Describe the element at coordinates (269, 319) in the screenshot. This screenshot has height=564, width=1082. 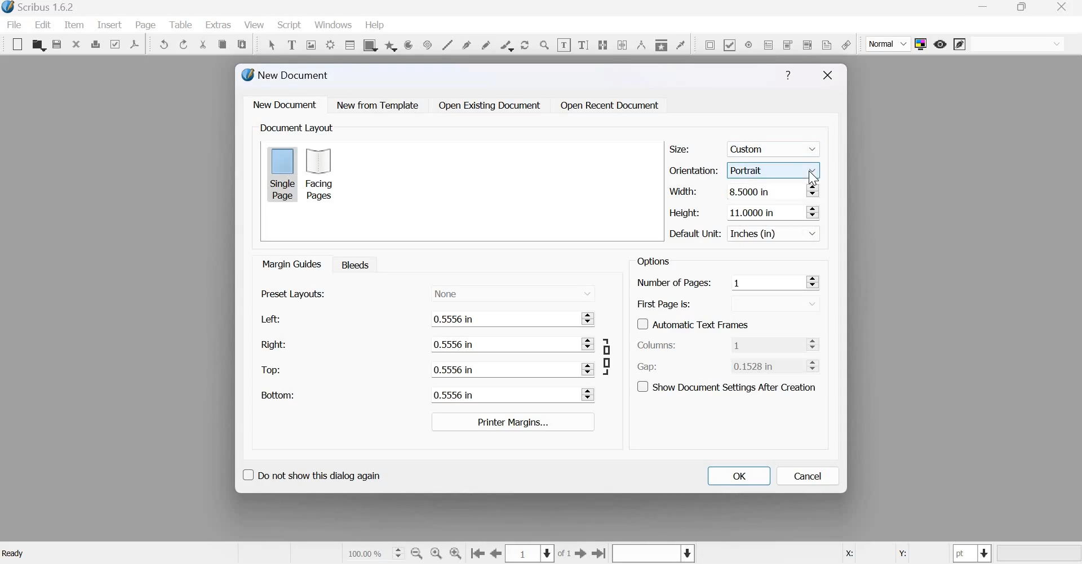
I see `Left:` at that location.